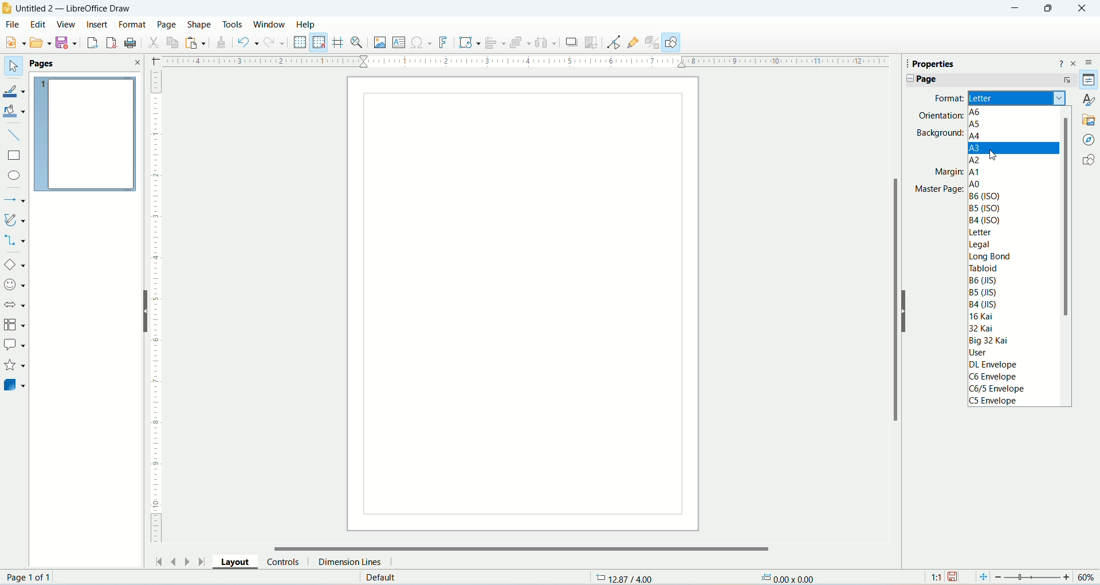  What do you see at coordinates (944, 172) in the screenshot?
I see `Margins` at bounding box center [944, 172].